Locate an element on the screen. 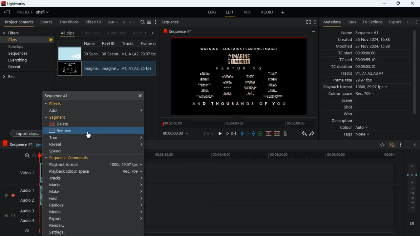  clips is located at coordinates (32, 40).